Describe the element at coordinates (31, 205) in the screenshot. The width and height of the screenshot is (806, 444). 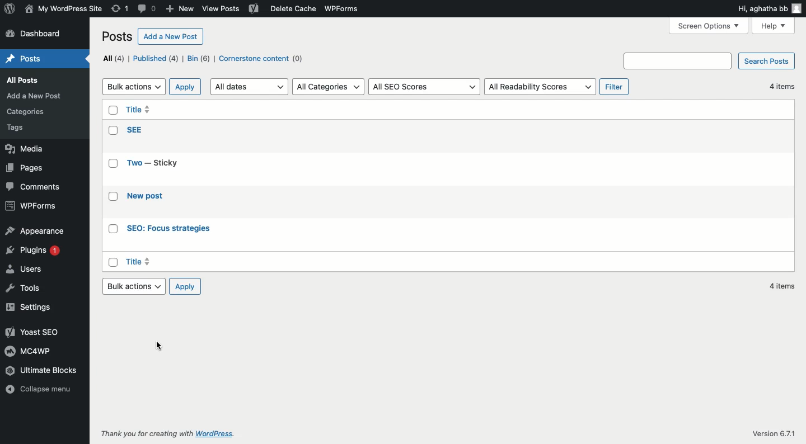
I see `WPForms` at that location.